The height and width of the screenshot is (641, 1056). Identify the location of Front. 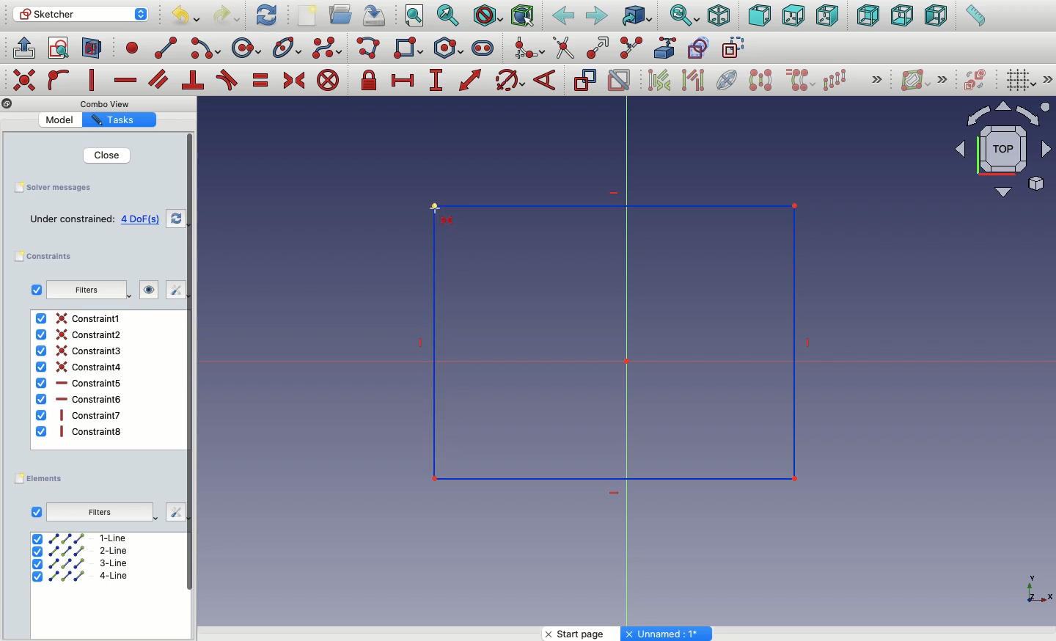
(760, 17).